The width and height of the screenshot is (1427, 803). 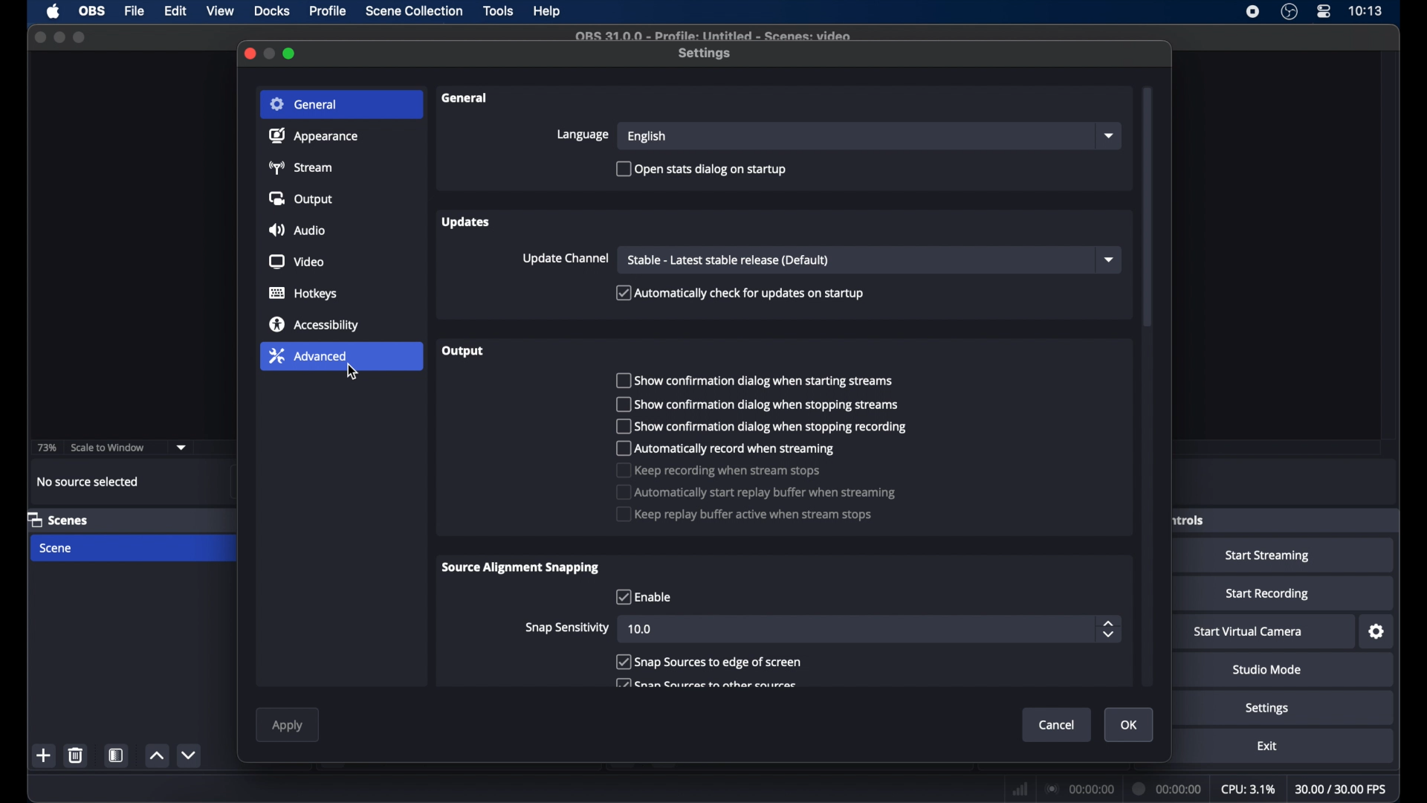 What do you see at coordinates (329, 11) in the screenshot?
I see `profile` at bounding box center [329, 11].